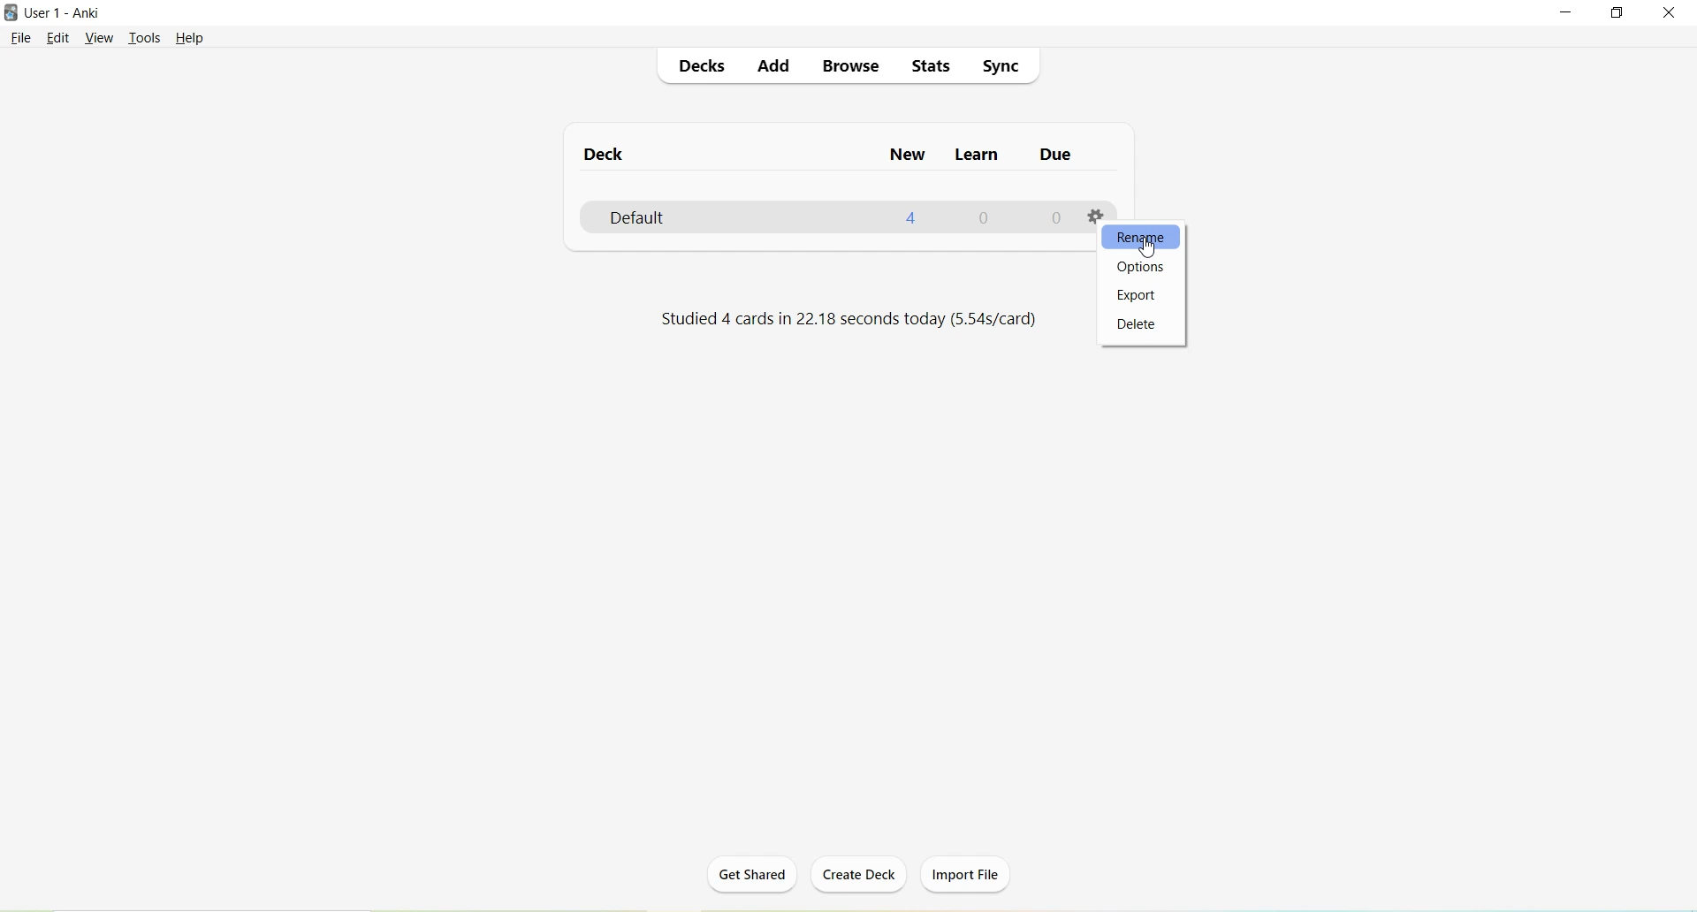 Image resolution: width=1697 pixels, height=912 pixels. What do you see at coordinates (189, 38) in the screenshot?
I see `Help` at bounding box center [189, 38].